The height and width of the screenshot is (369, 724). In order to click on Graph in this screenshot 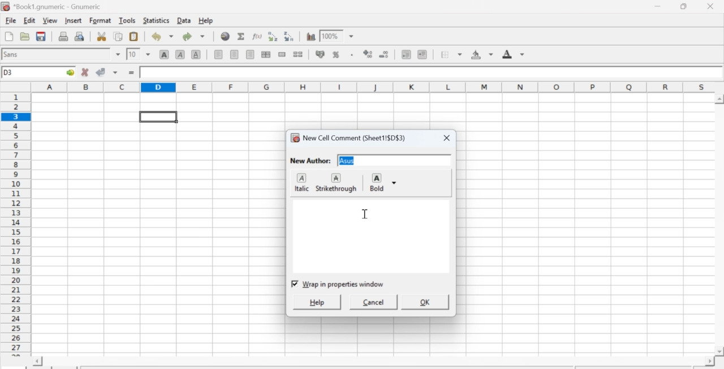, I will do `click(311, 36)`.